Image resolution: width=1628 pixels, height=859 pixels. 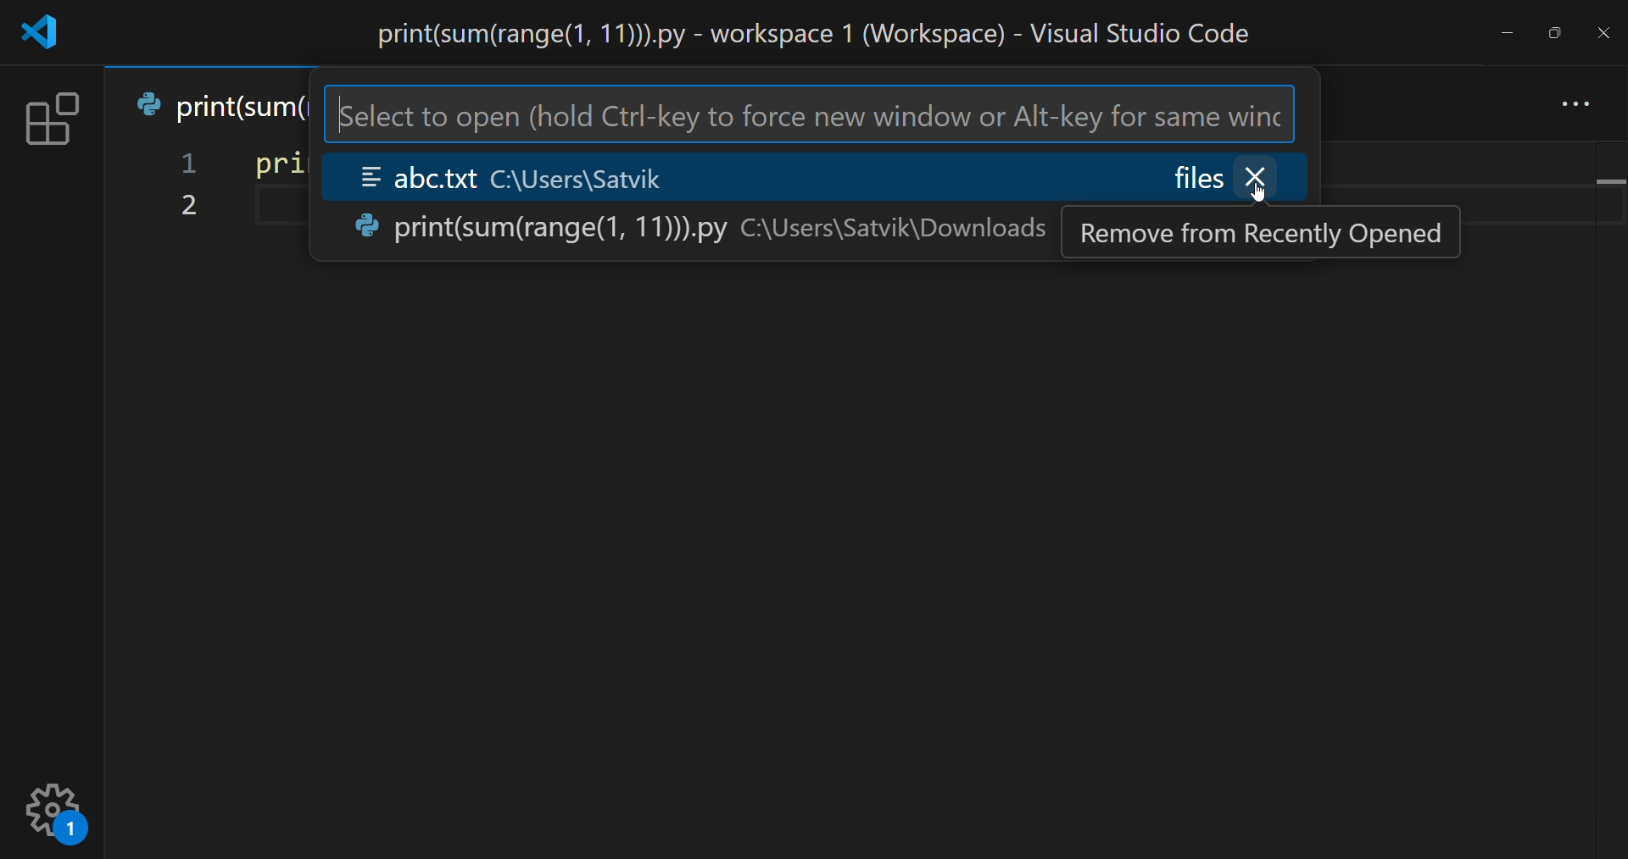 What do you see at coordinates (186, 188) in the screenshot?
I see `line numbers` at bounding box center [186, 188].